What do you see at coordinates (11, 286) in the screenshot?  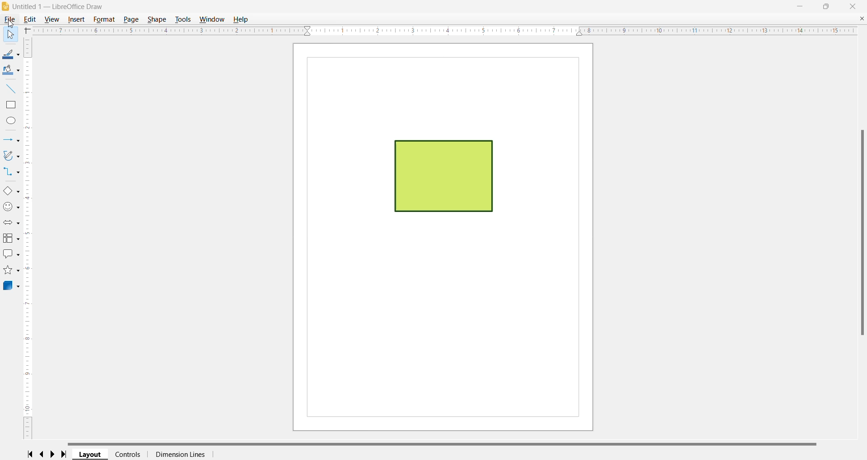 I see `3D Objects` at bounding box center [11, 286].